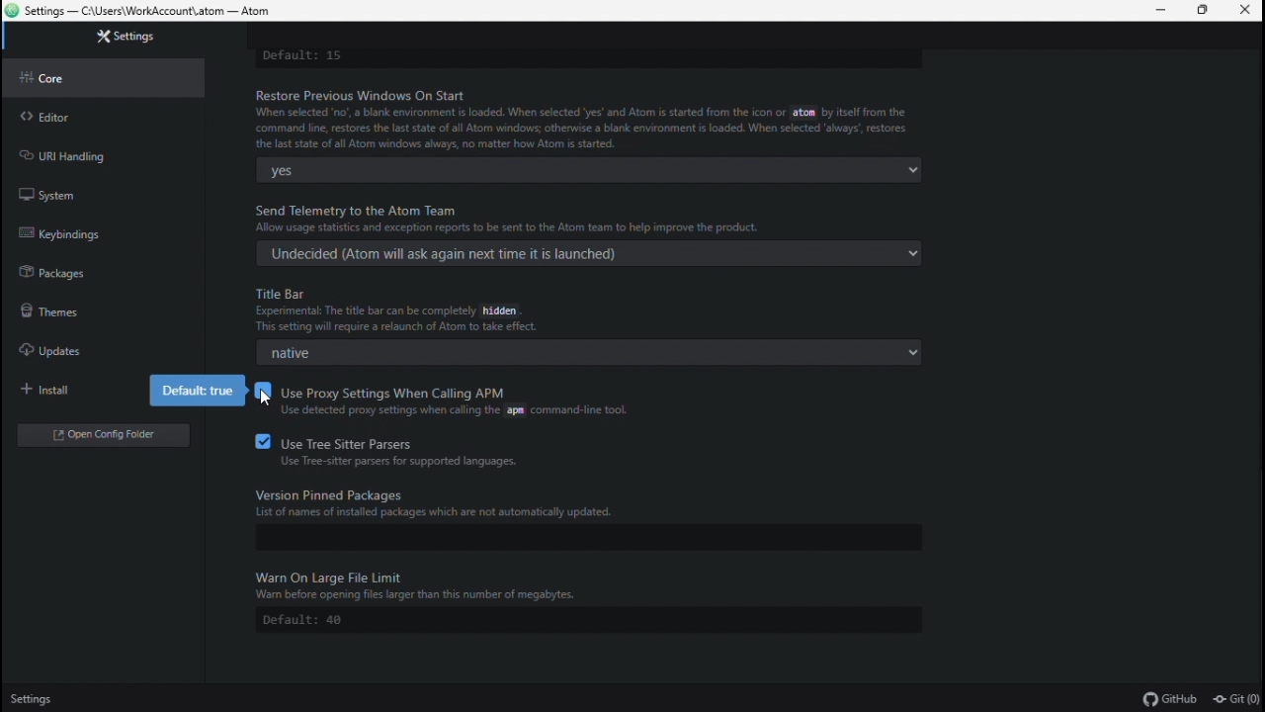 The width and height of the screenshot is (1265, 712). Describe the element at coordinates (101, 78) in the screenshot. I see `Core settings` at that location.